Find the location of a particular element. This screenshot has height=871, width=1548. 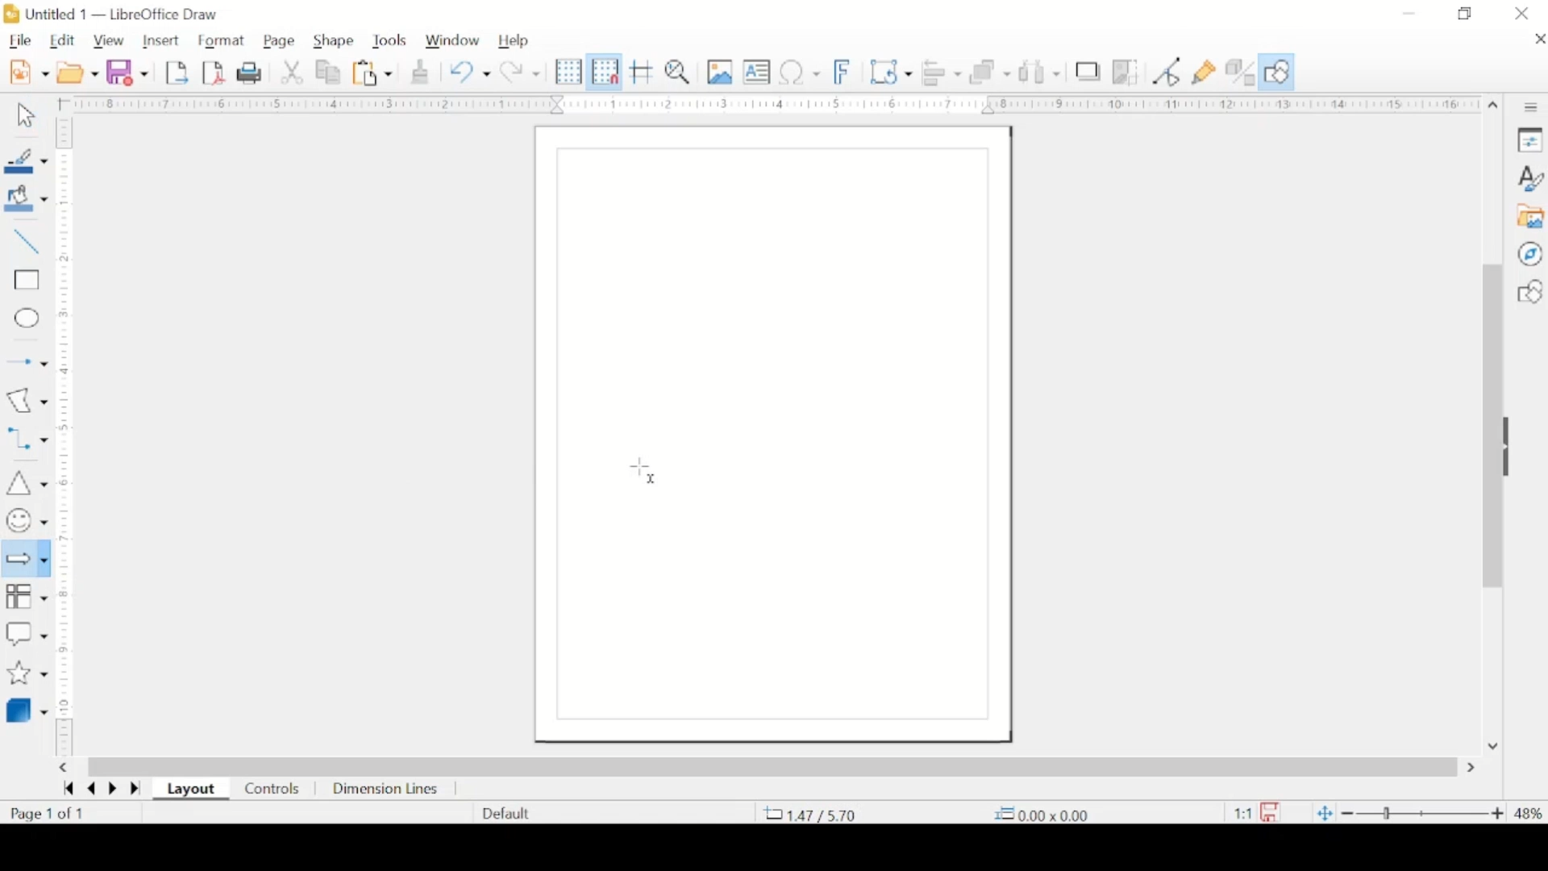

print is located at coordinates (252, 73).